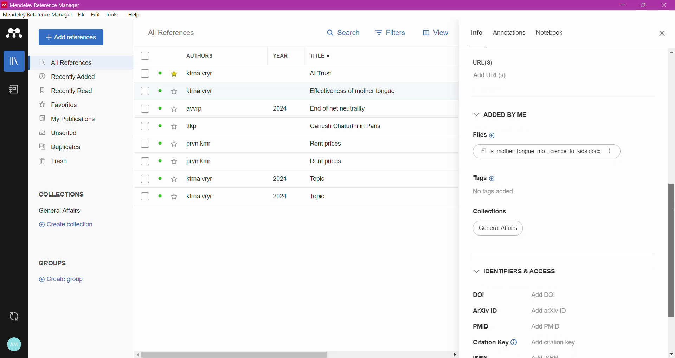  I want to click on Trash, so click(52, 161).